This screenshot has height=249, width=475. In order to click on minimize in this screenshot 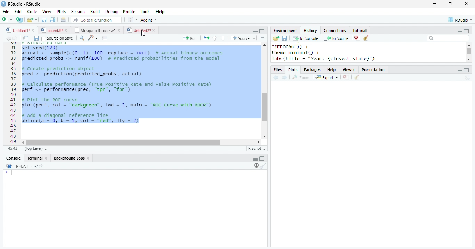, I will do `click(434, 3)`.